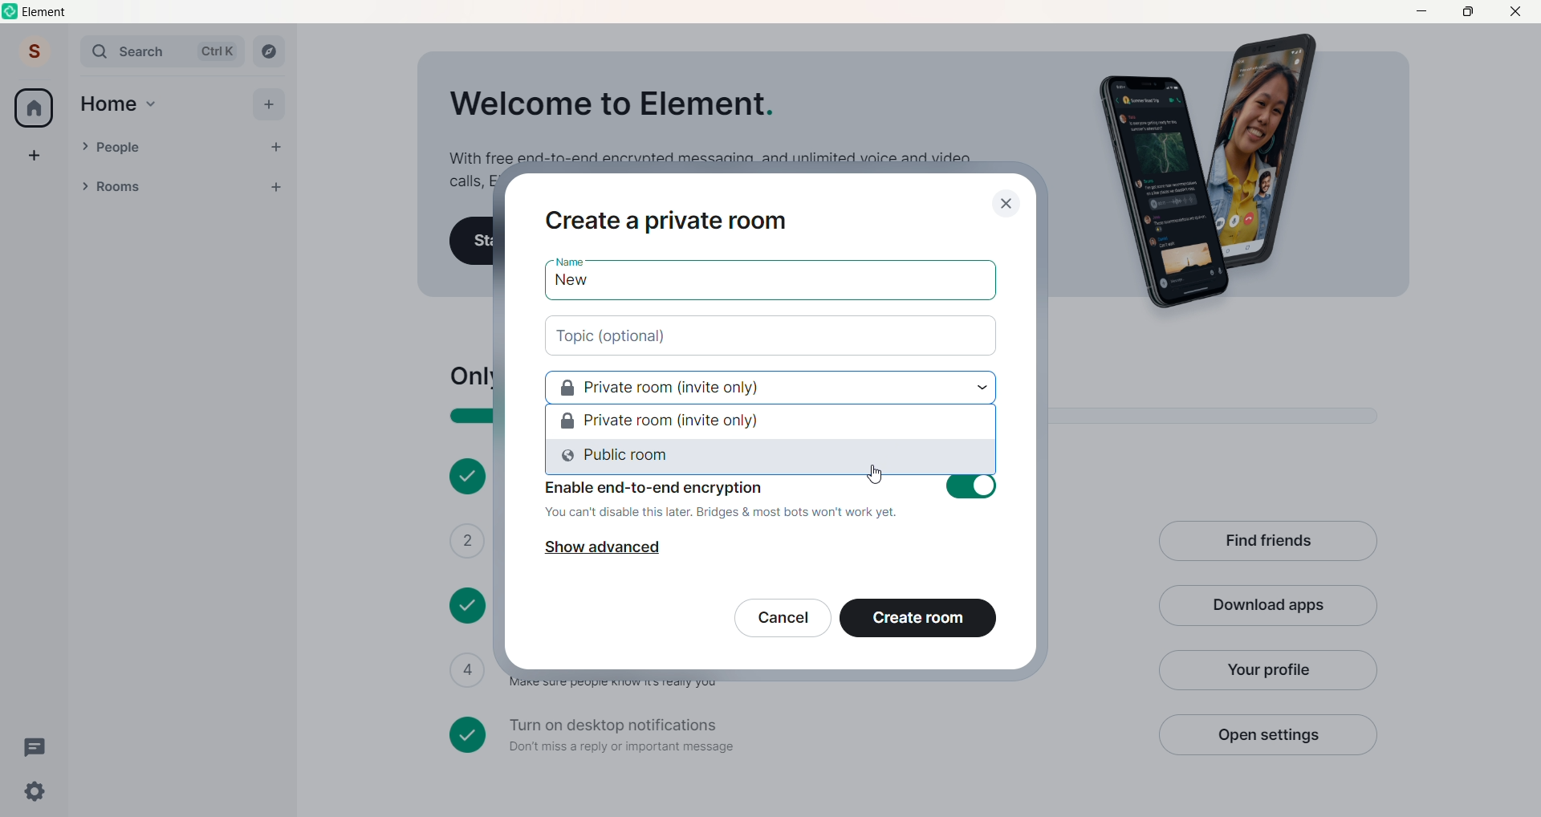 The image size is (1541, 817). Describe the element at coordinates (152, 104) in the screenshot. I see `Home Drop Down` at that location.